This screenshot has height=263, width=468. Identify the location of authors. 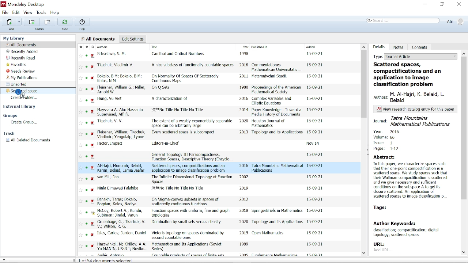
(122, 233).